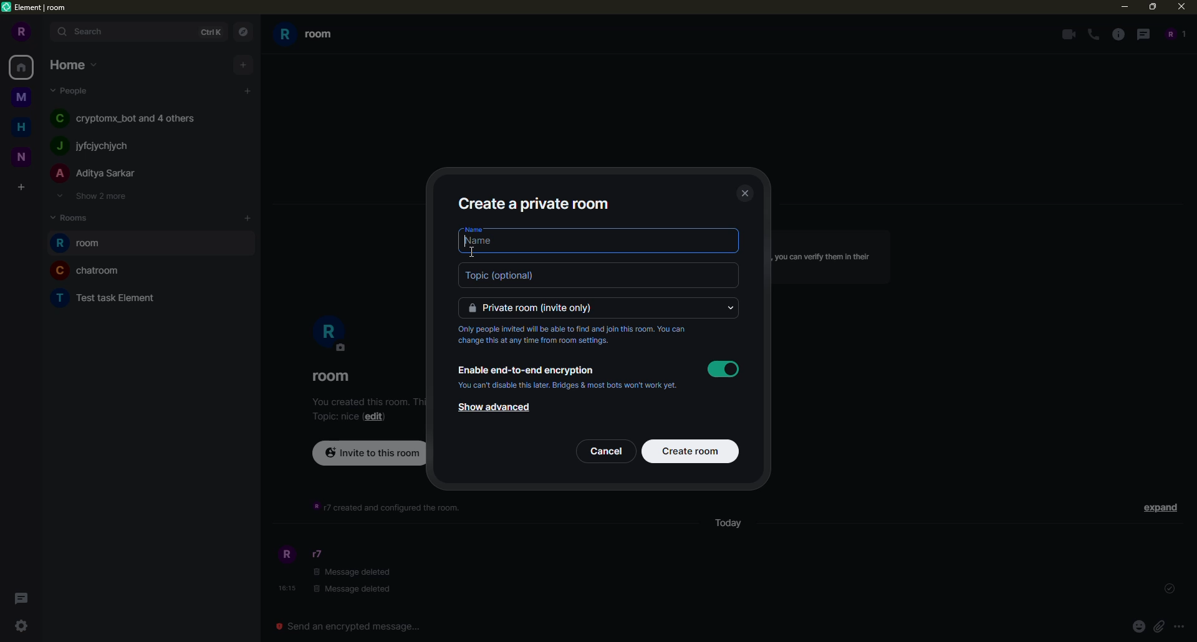 The image size is (1197, 642). I want to click on rooms, so click(70, 217).